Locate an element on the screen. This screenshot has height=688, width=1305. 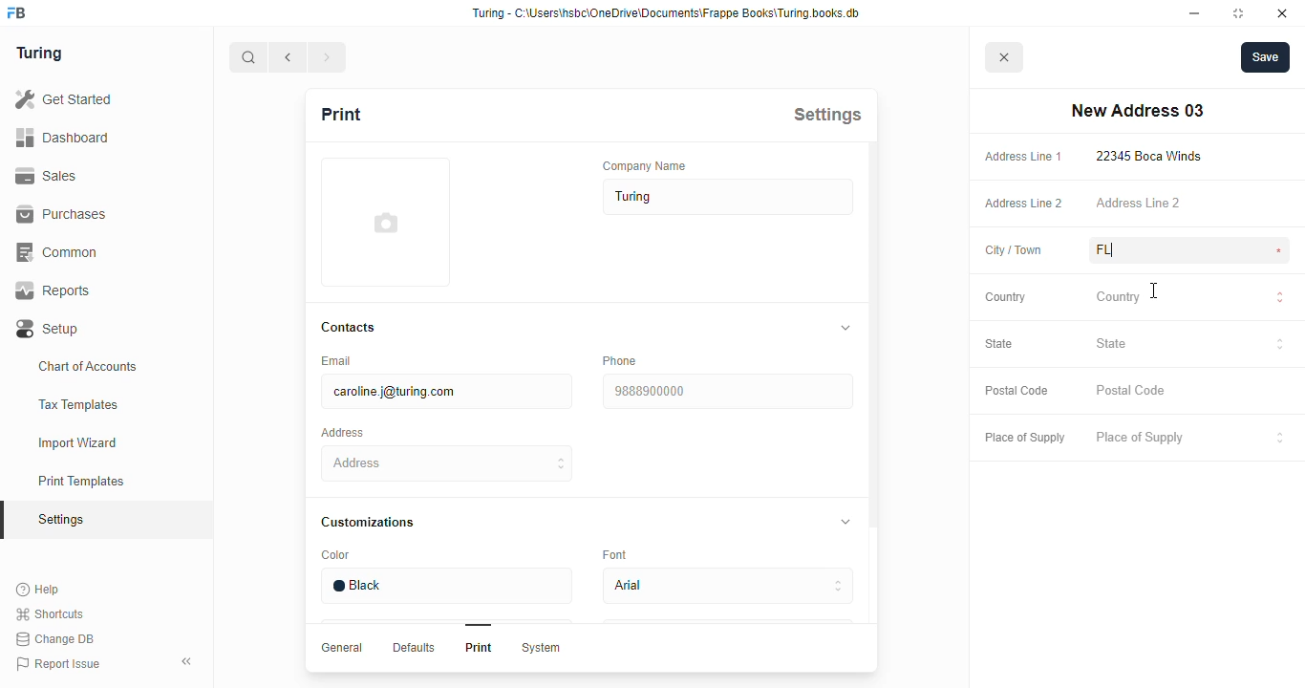
reports is located at coordinates (53, 290).